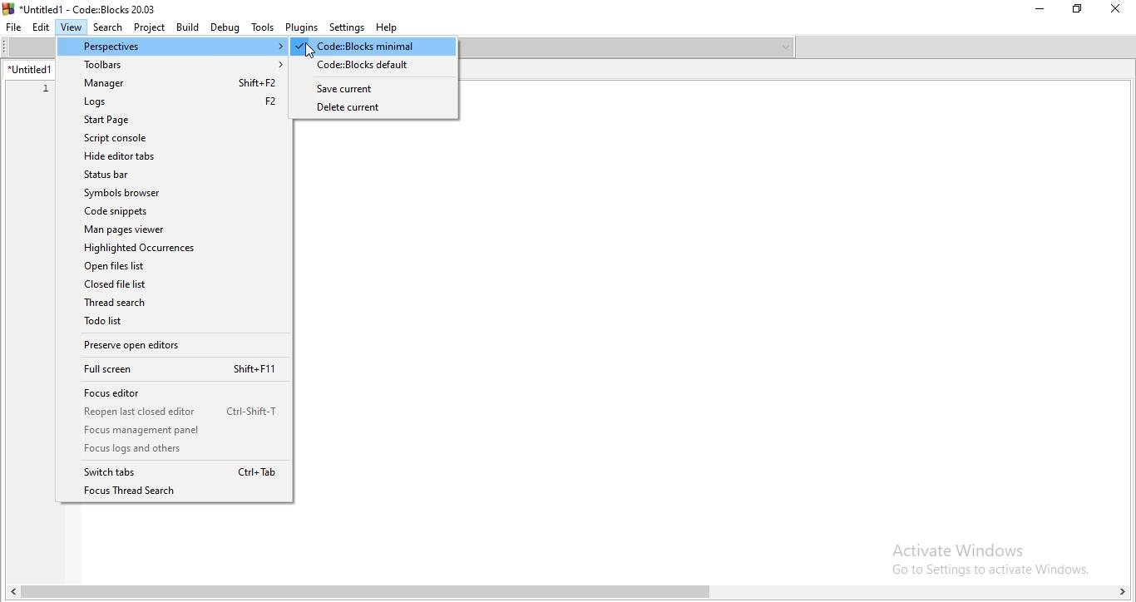 The width and height of the screenshot is (1136, 602). What do you see at coordinates (187, 27) in the screenshot?
I see `Build ` at bounding box center [187, 27].